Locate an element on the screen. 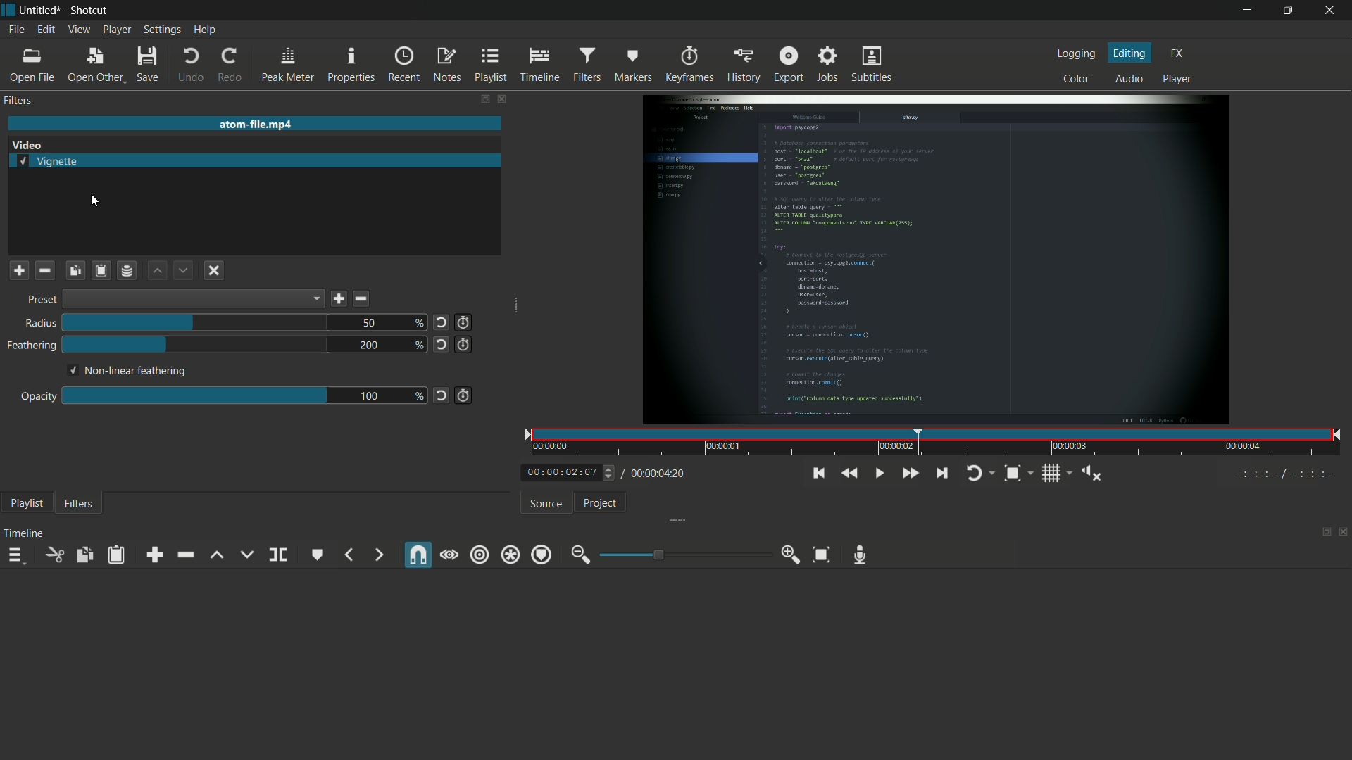 The width and height of the screenshot is (1352, 760). recent is located at coordinates (402, 65).